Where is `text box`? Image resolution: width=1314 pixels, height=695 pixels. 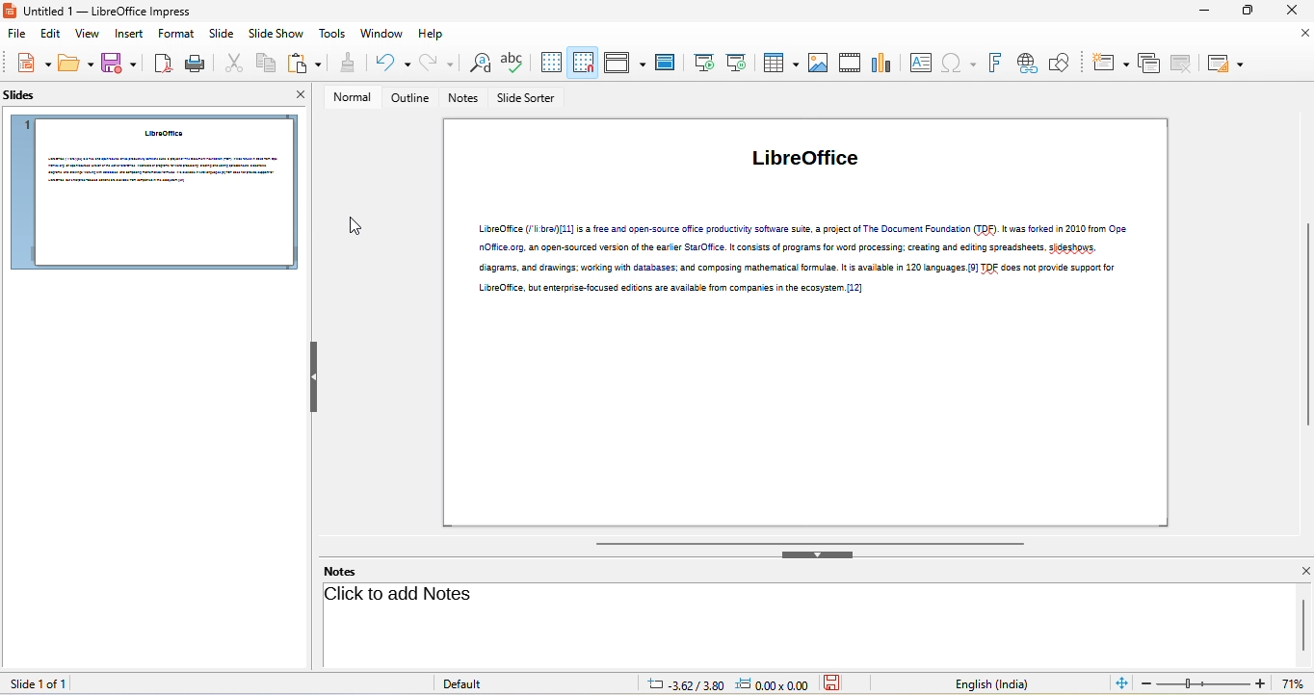
text box is located at coordinates (920, 64).